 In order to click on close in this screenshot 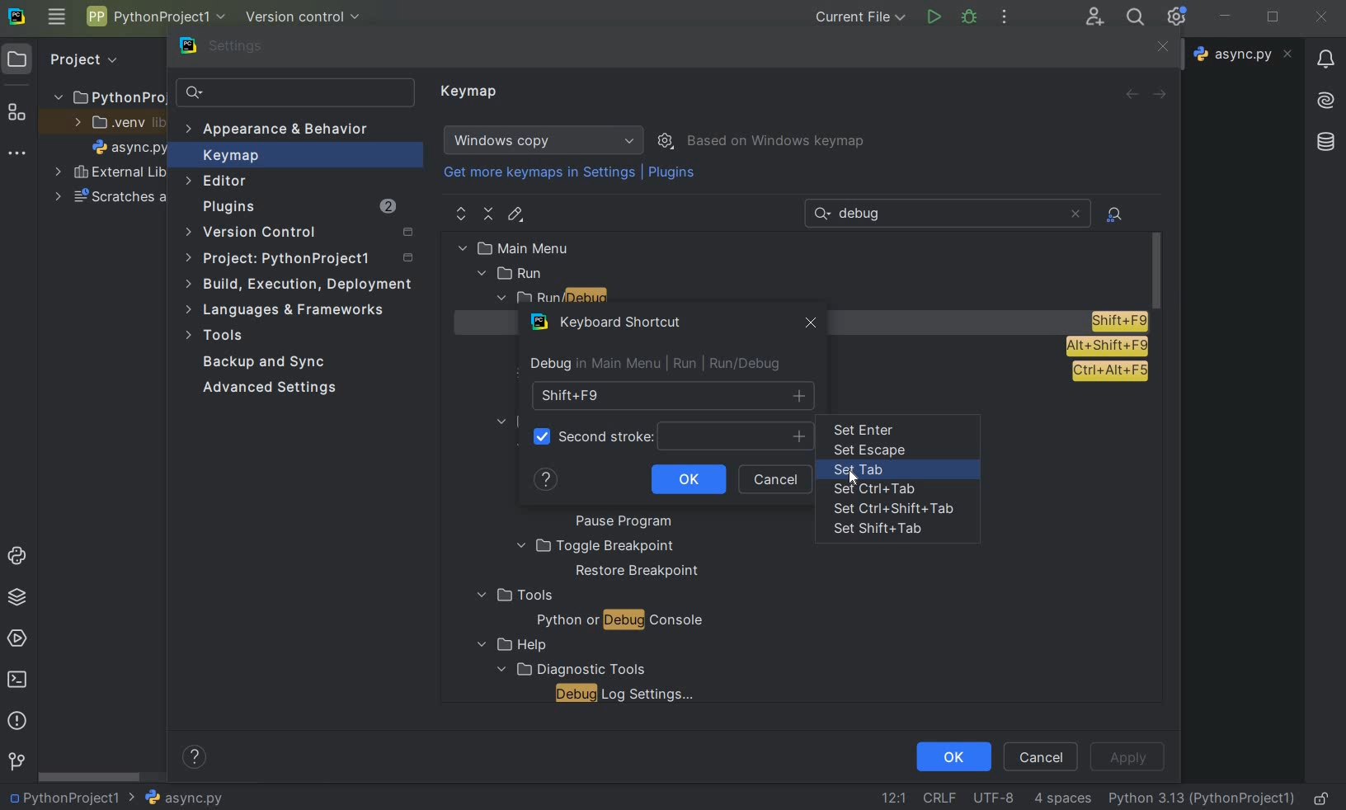, I will do `click(1321, 17)`.